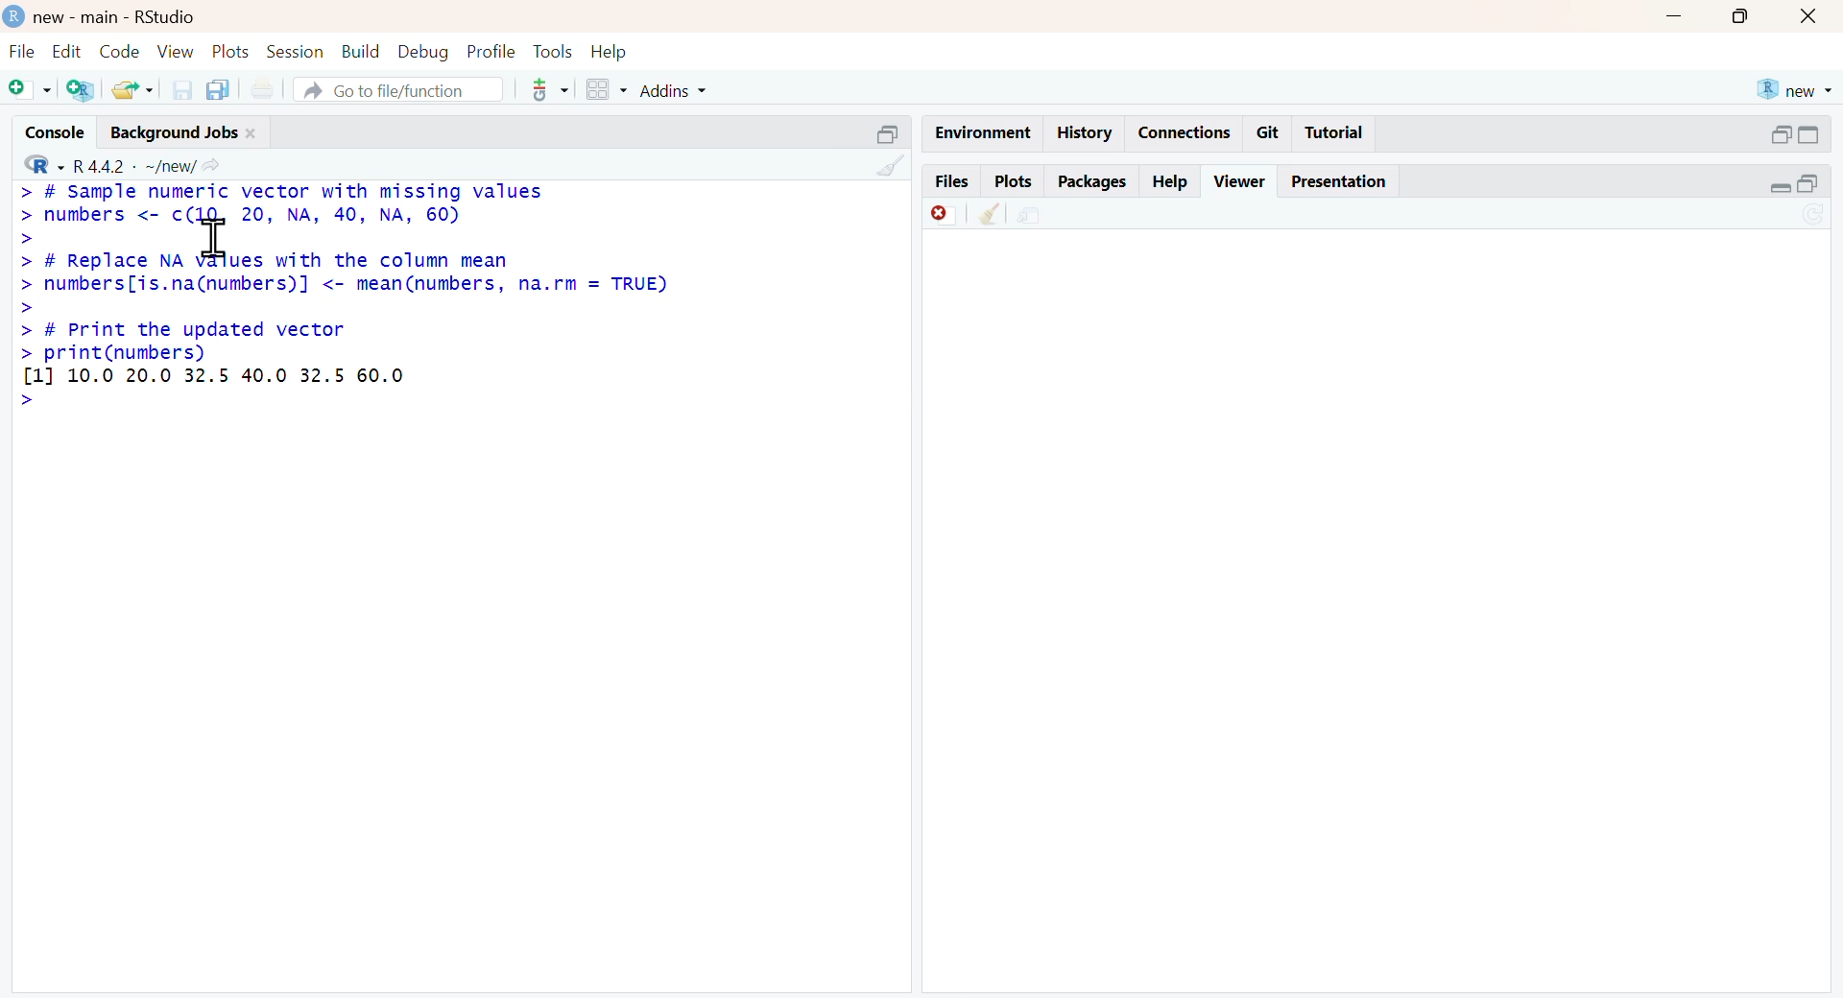 Image resolution: width=1843 pixels, height=998 pixels. Describe the element at coordinates (1336, 133) in the screenshot. I see `tutorial` at that location.